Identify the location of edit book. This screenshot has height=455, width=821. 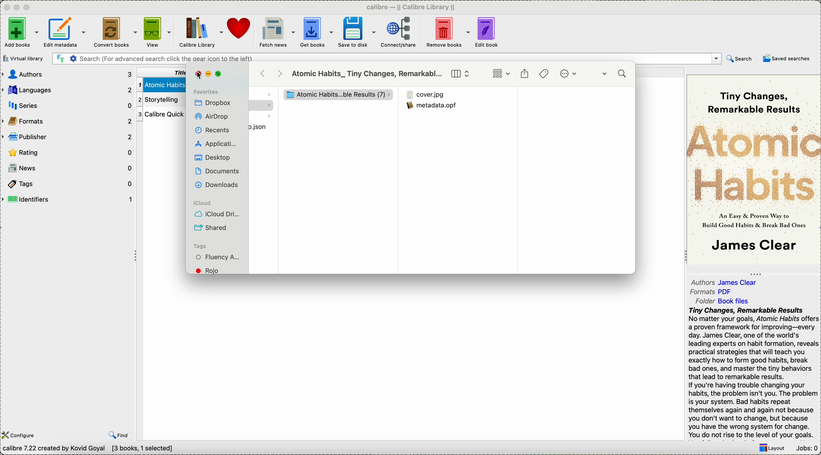
(488, 33).